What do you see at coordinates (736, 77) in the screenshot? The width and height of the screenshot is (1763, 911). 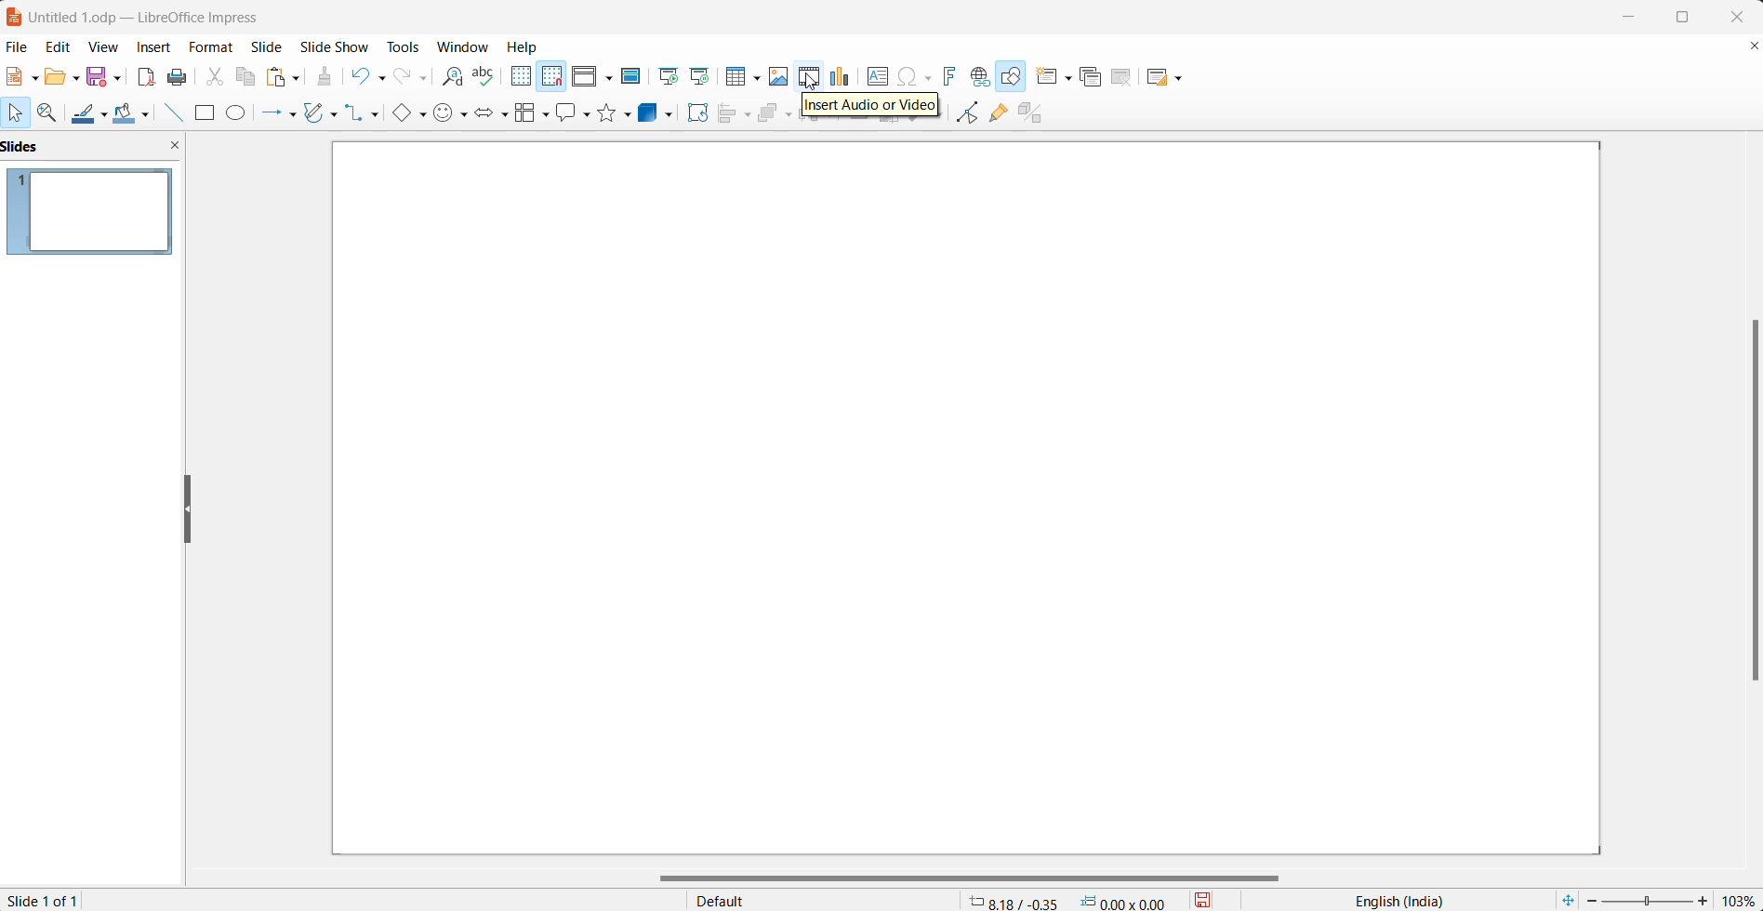 I see `insert table` at bounding box center [736, 77].